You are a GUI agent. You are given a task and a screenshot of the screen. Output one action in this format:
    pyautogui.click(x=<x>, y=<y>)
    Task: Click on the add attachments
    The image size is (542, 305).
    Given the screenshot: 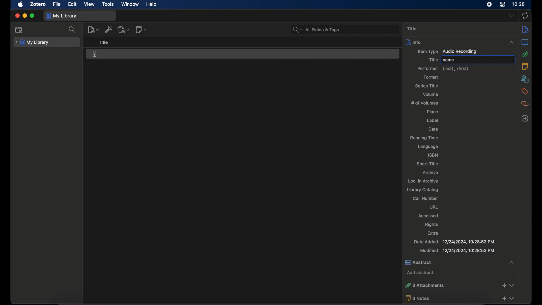 What is the action you would take?
    pyautogui.click(x=124, y=30)
    